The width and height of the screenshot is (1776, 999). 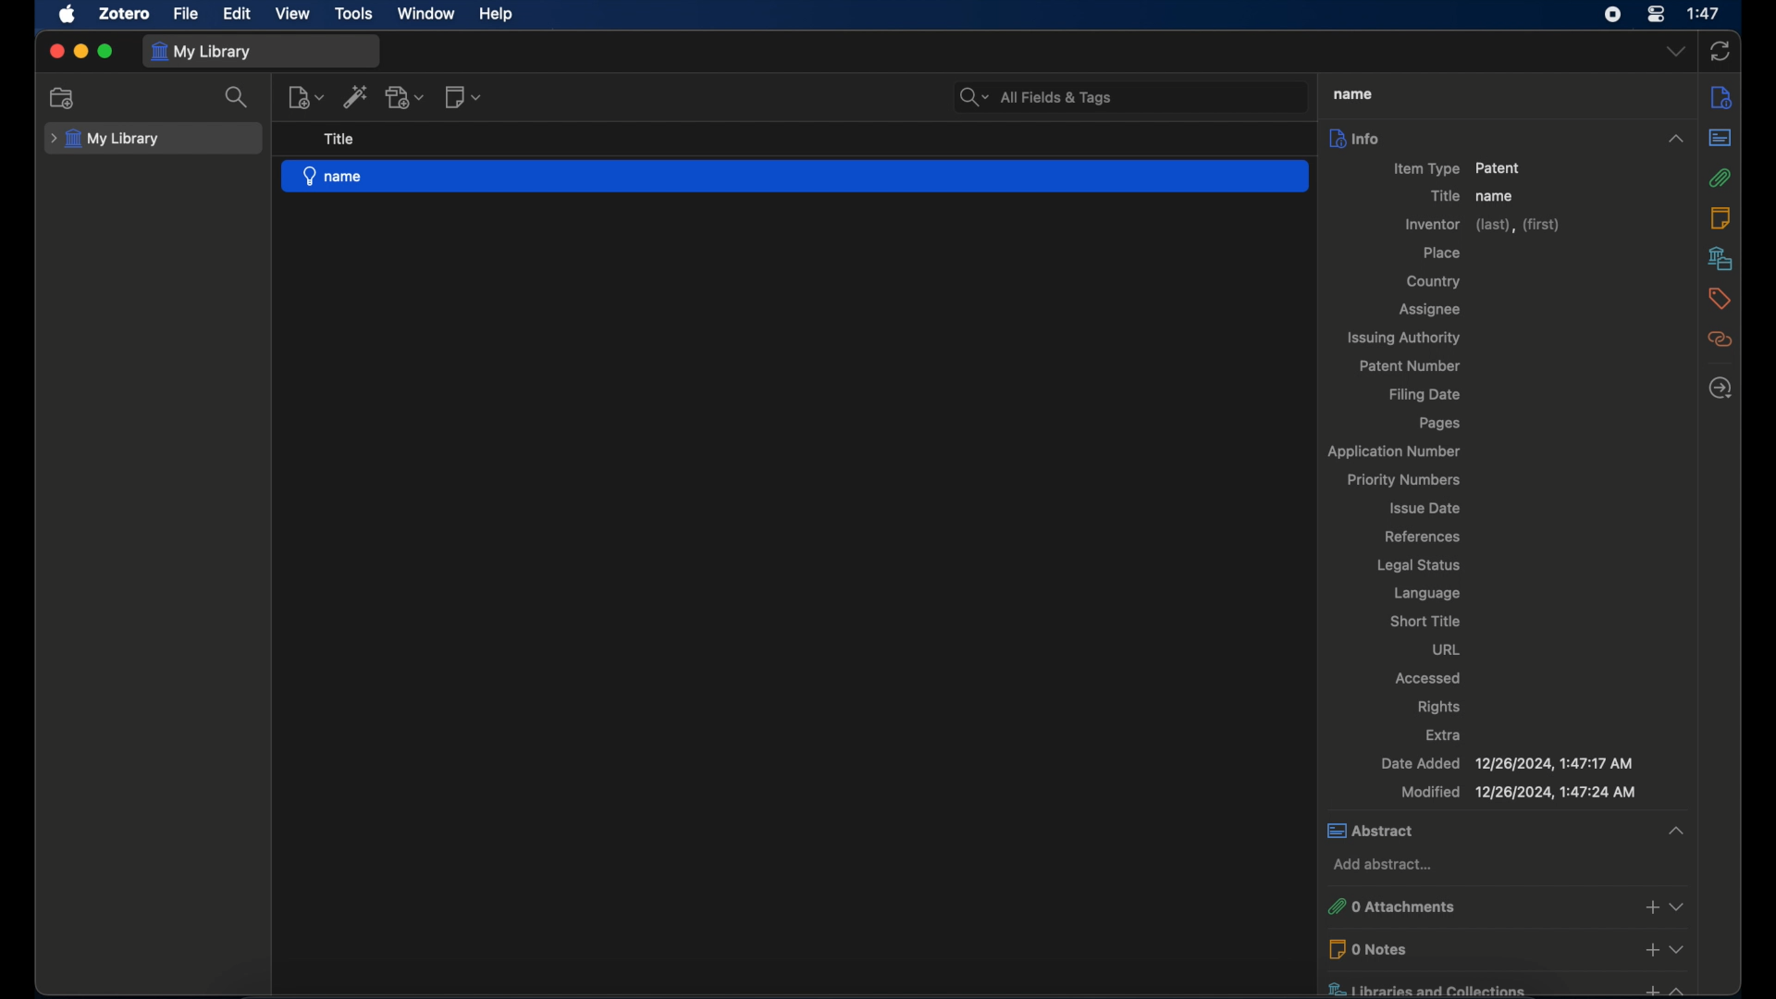 What do you see at coordinates (1428, 311) in the screenshot?
I see `assignee` at bounding box center [1428, 311].